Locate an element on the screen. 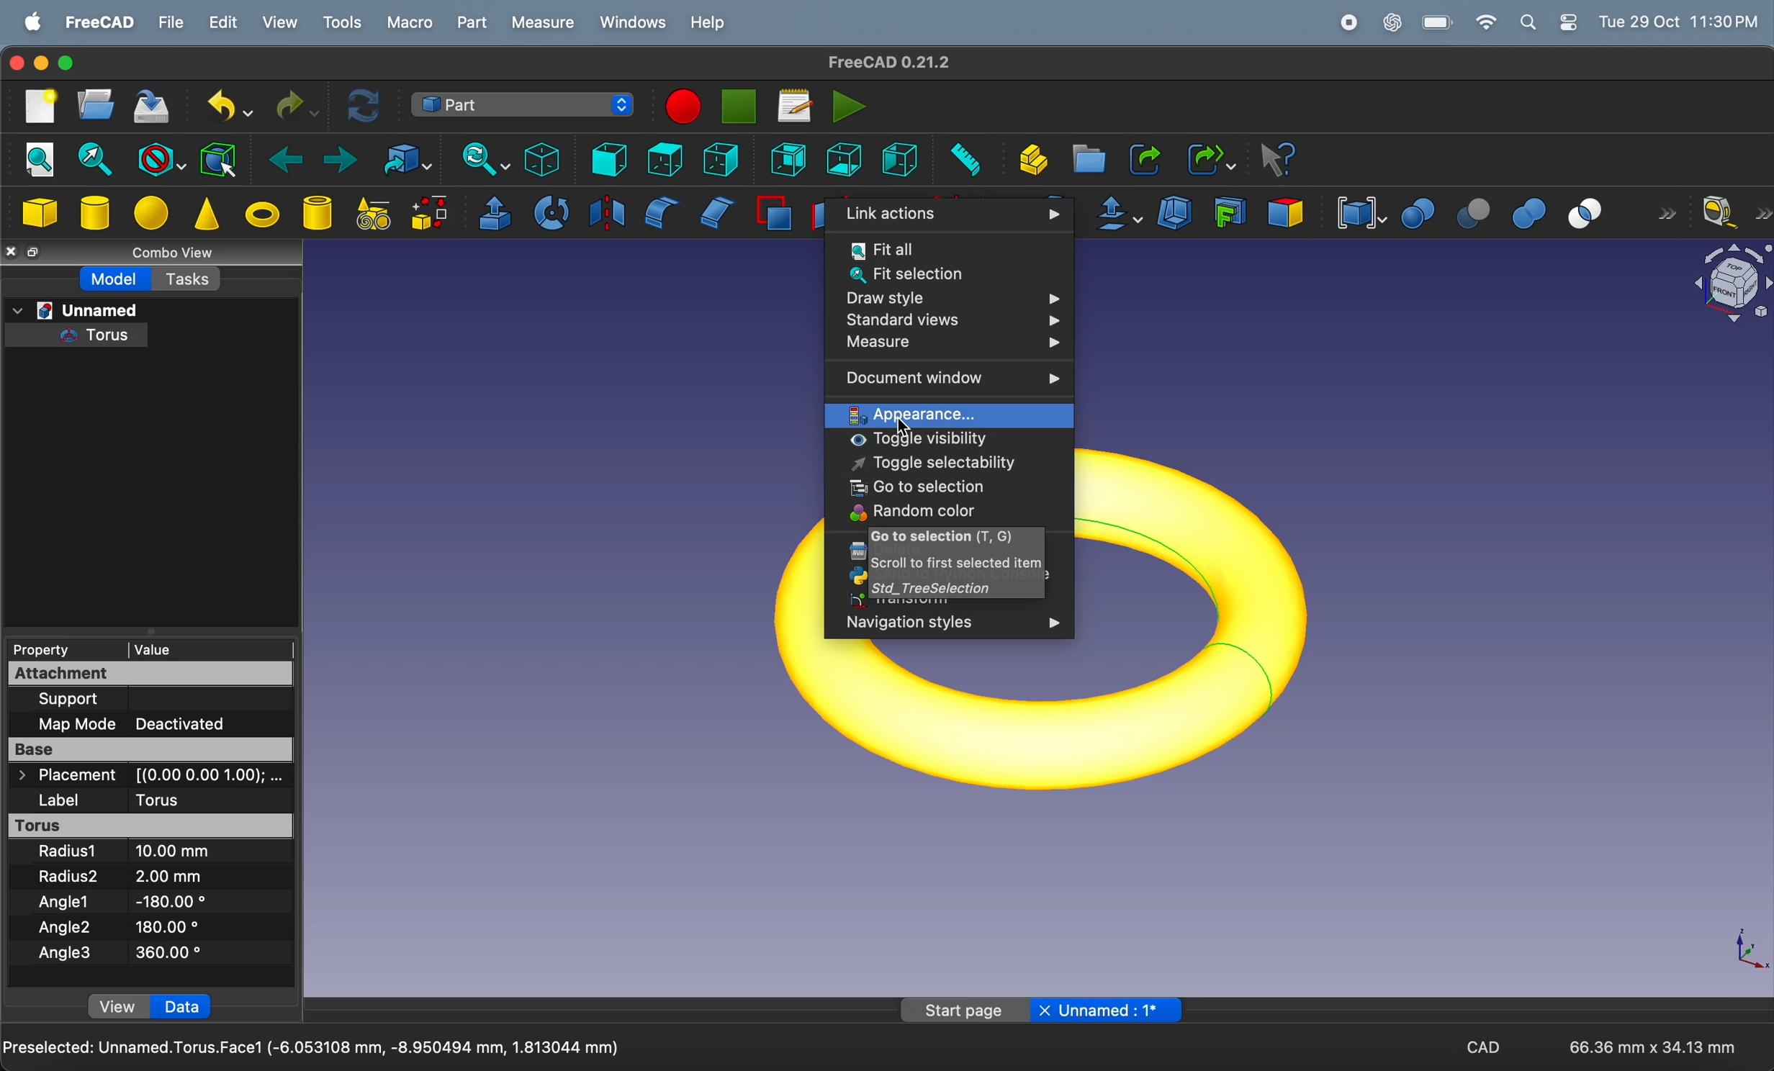 This screenshot has width=1774, height=1071. resize is located at coordinates (35, 251).